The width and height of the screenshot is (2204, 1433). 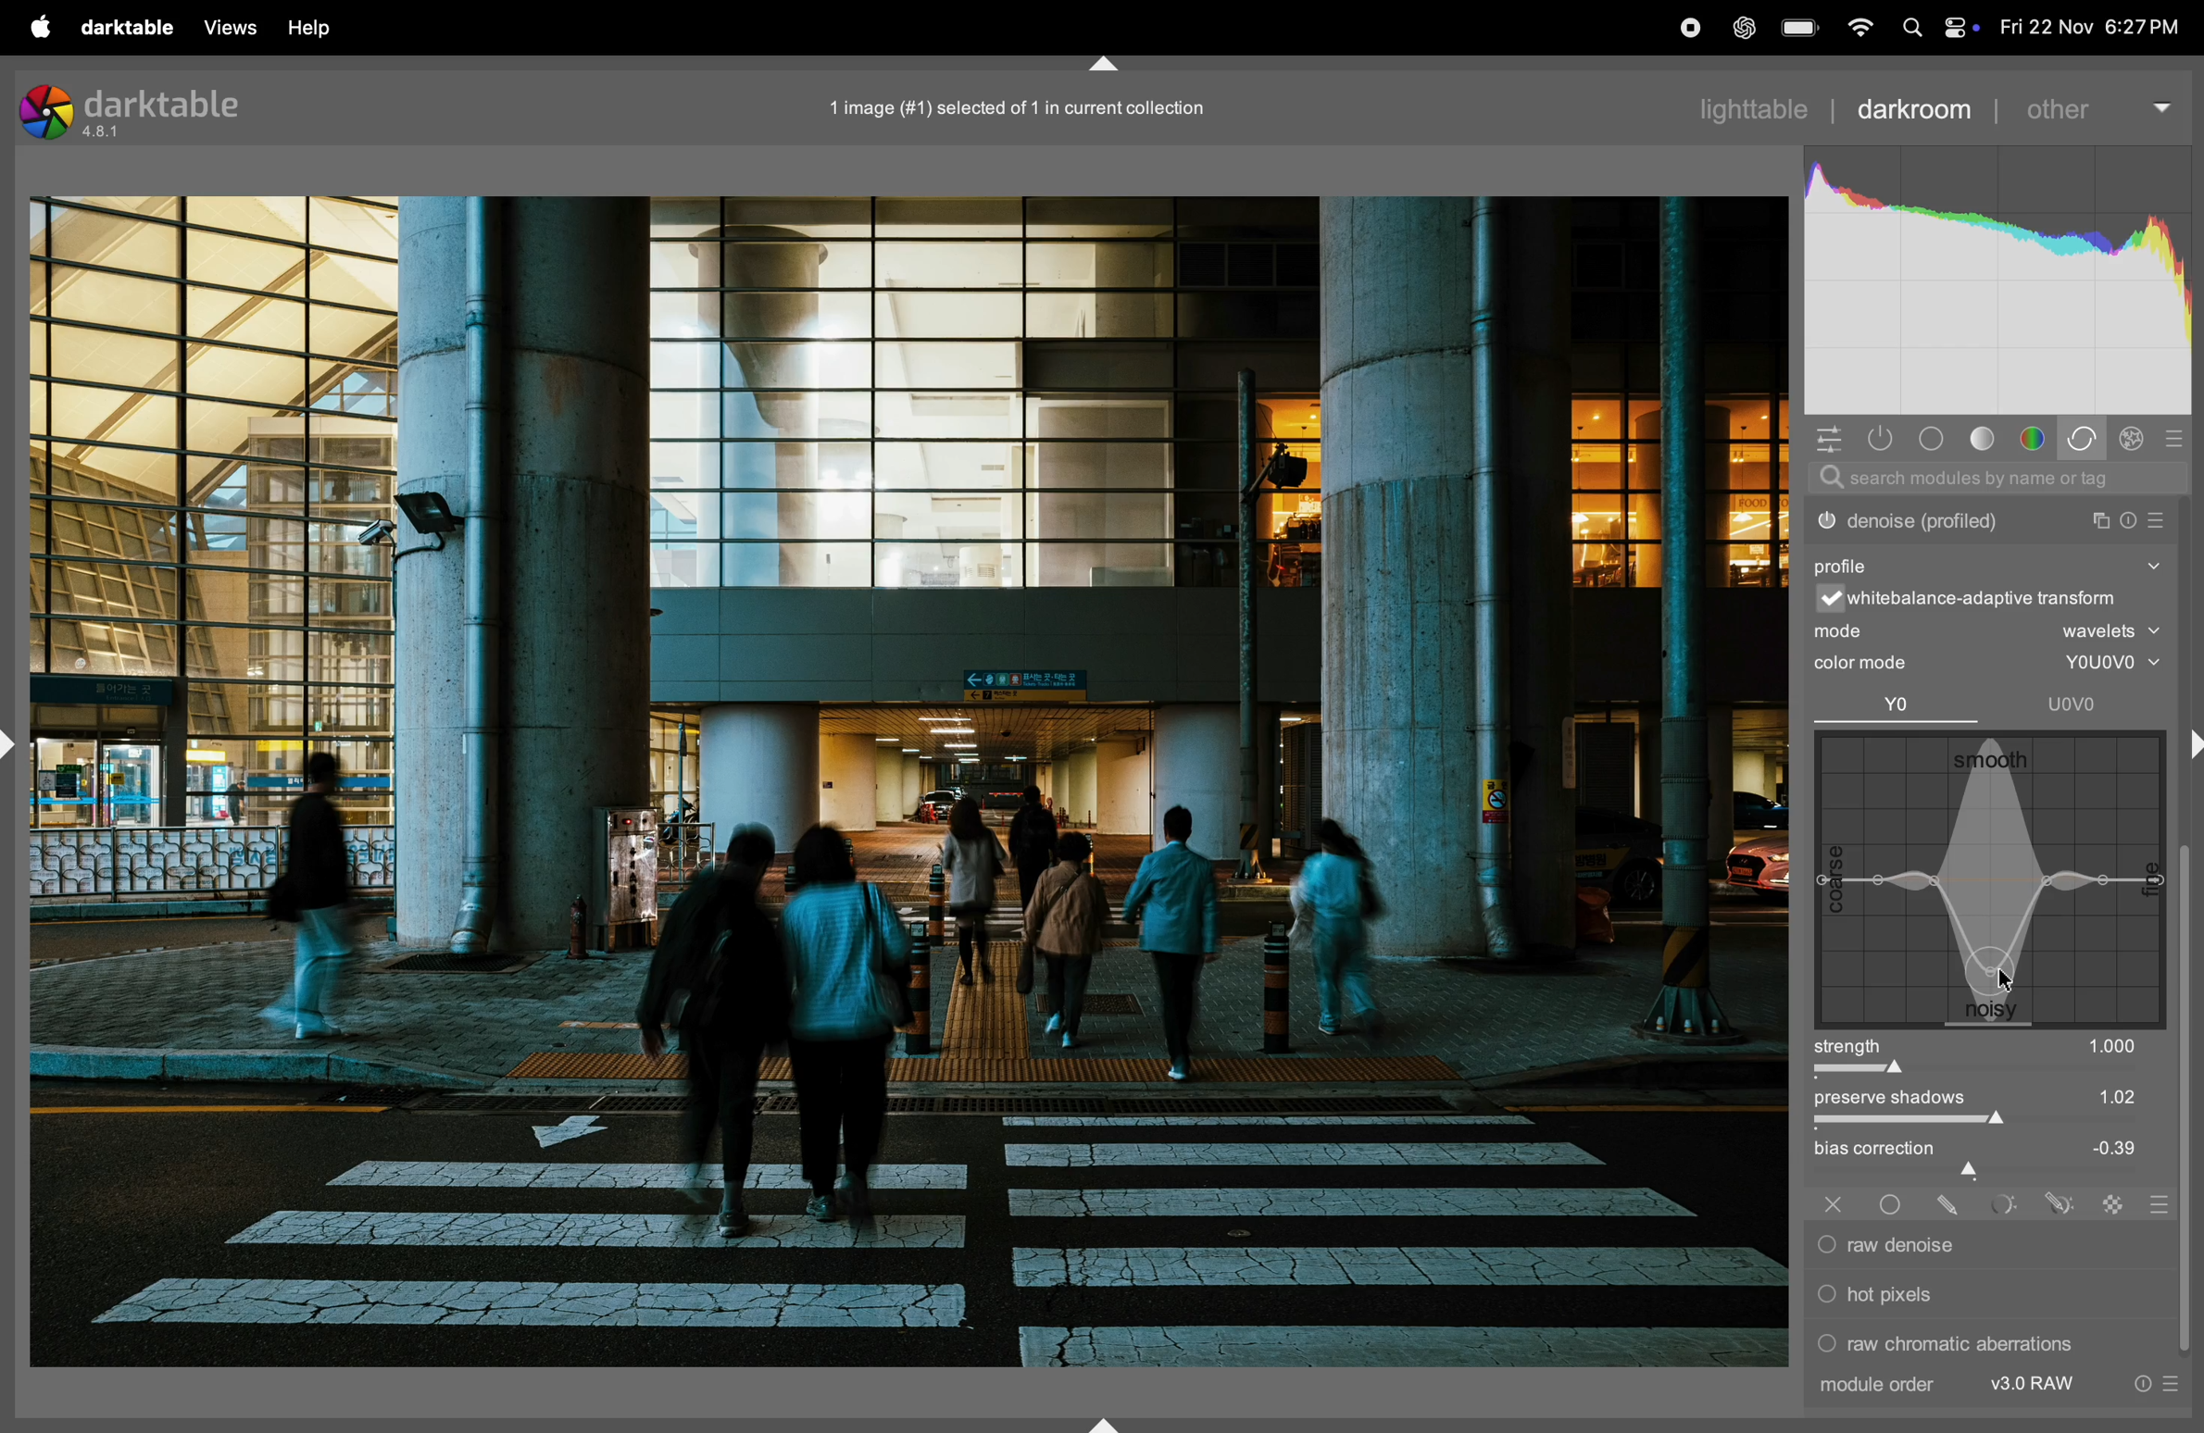 What do you see at coordinates (908, 783) in the screenshot?
I see `Image` at bounding box center [908, 783].